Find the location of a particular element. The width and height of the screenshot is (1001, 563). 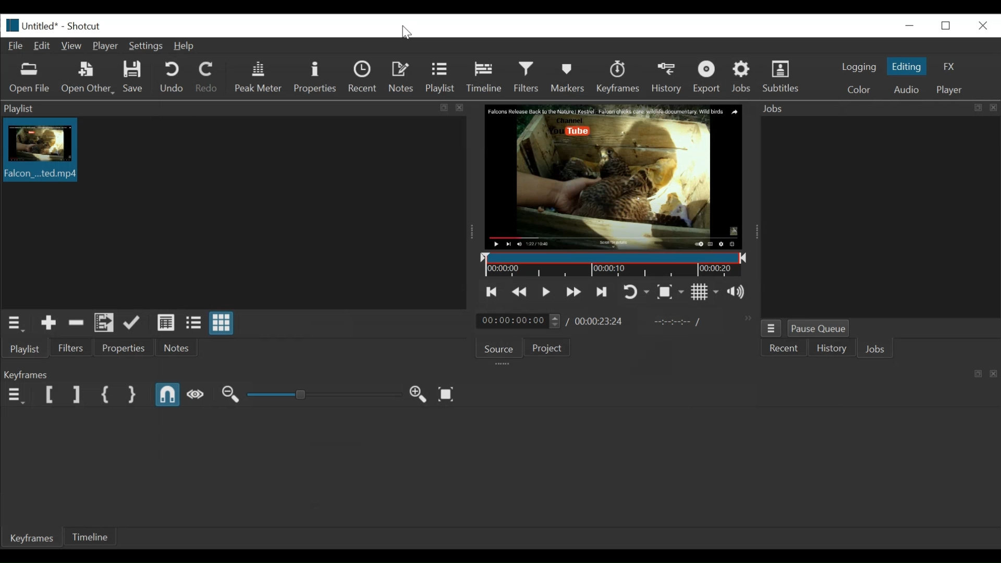

Show the volume control is located at coordinates (737, 291).